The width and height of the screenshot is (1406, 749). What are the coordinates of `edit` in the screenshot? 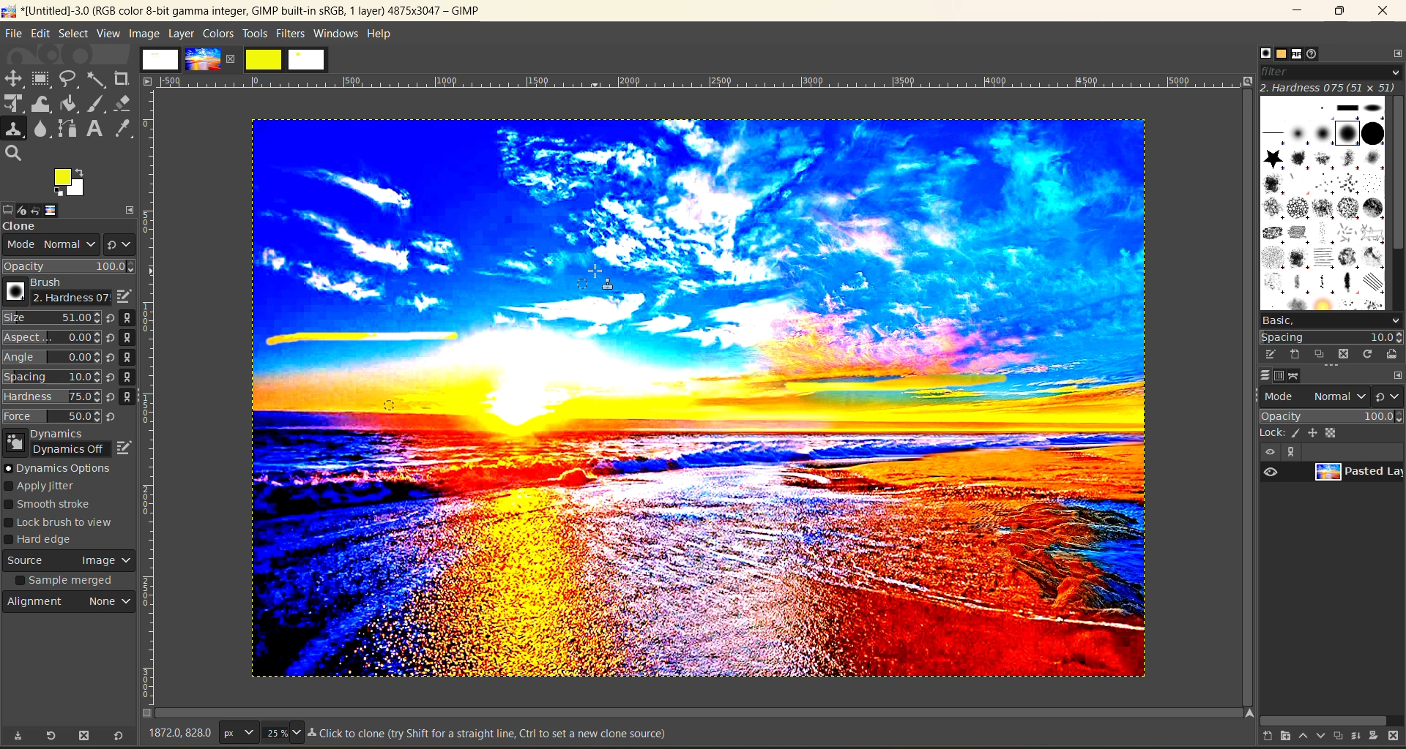 It's located at (40, 33).